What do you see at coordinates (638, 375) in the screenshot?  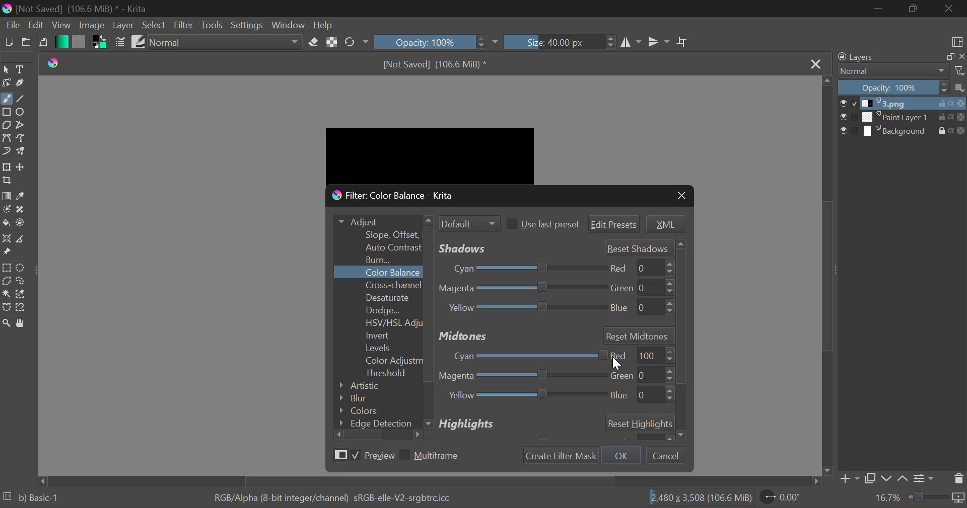 I see `green` at bounding box center [638, 375].